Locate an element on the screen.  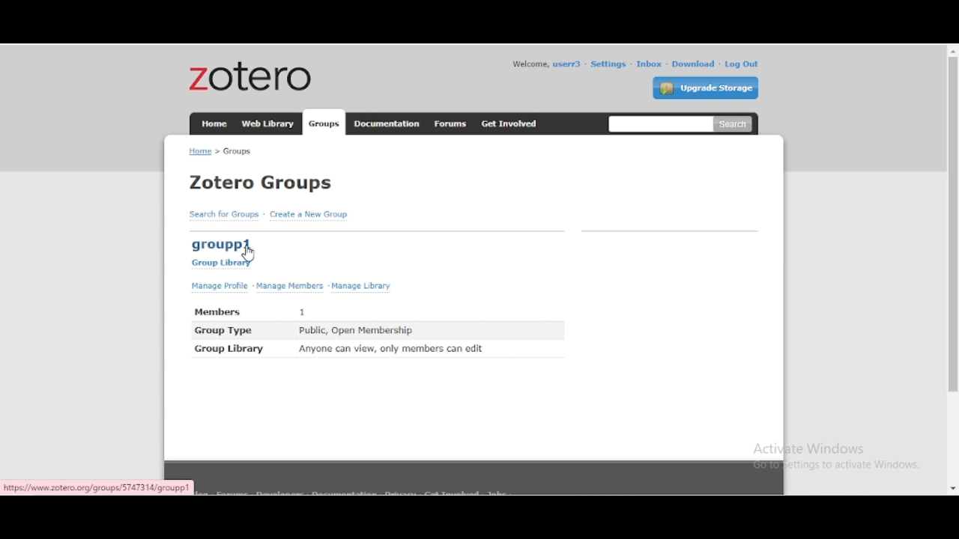
manage profile is located at coordinates (221, 286).